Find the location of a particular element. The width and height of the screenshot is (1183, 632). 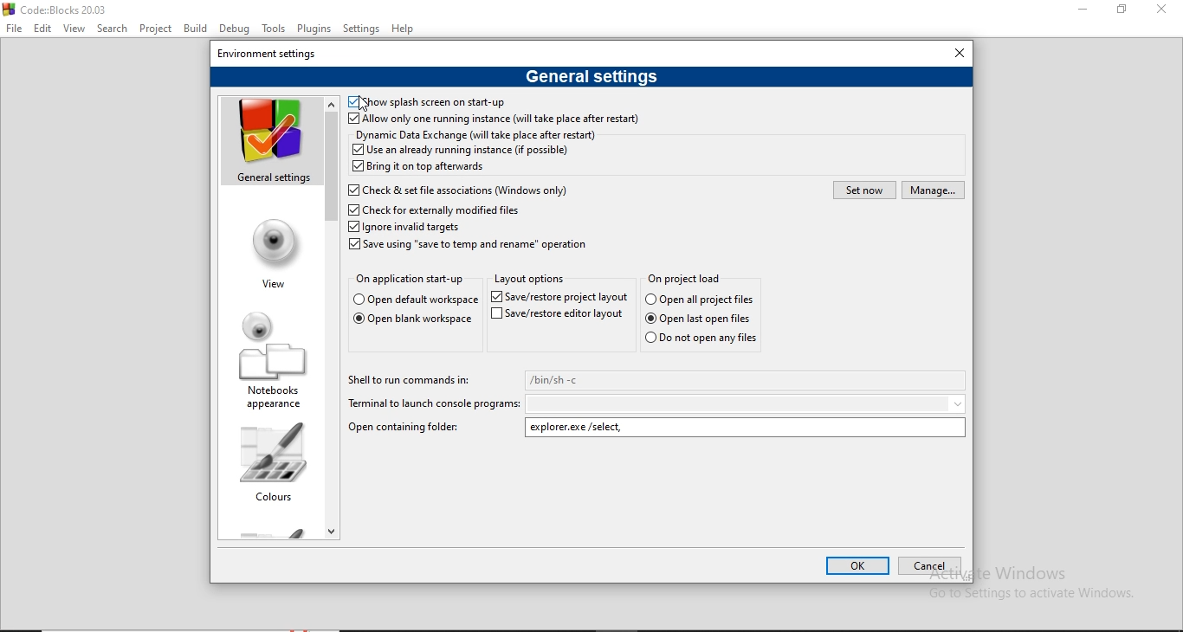

Shell to run commands in is located at coordinates (408, 383).